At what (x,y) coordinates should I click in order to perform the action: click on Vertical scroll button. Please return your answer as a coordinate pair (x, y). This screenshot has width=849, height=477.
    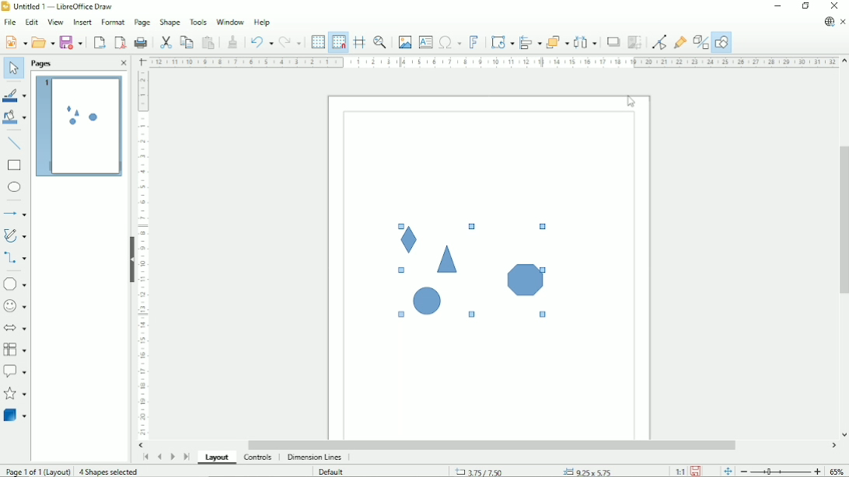
    Looking at the image, I should click on (844, 434).